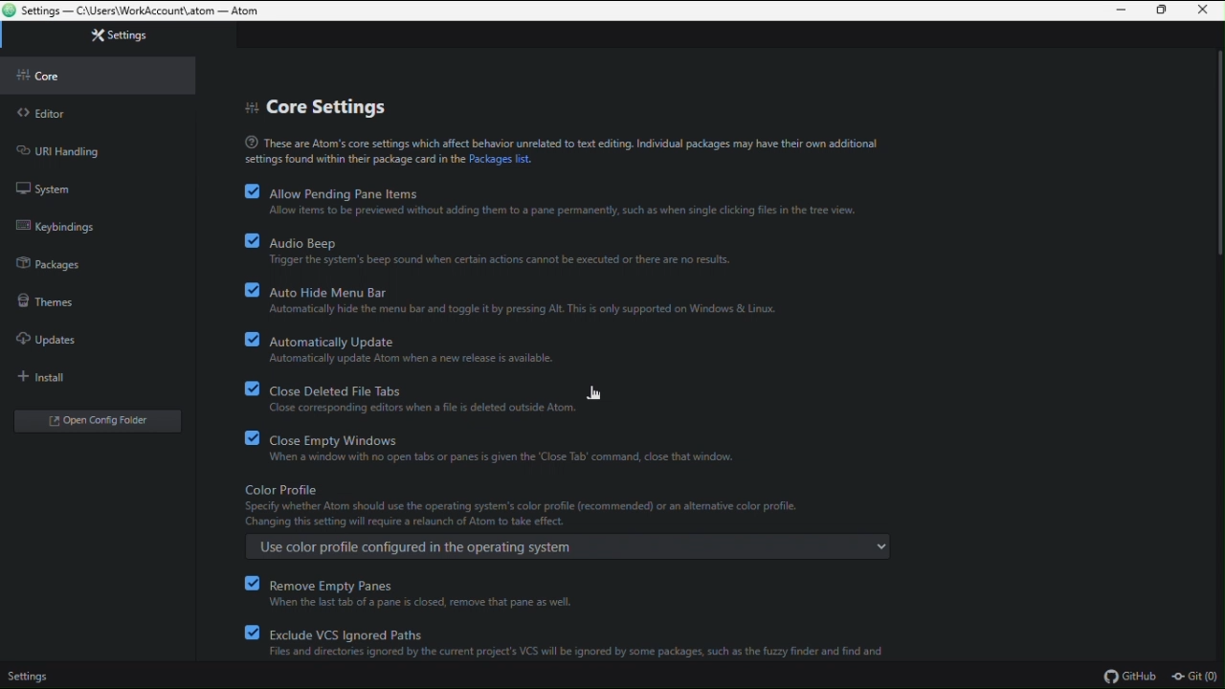 The width and height of the screenshot is (1225, 689). I want to click on Close deleted file tabs, so click(444, 396).